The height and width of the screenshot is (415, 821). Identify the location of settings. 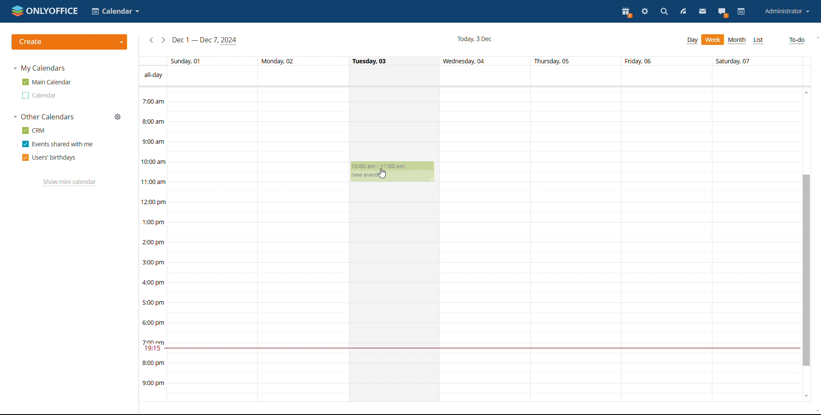
(646, 12).